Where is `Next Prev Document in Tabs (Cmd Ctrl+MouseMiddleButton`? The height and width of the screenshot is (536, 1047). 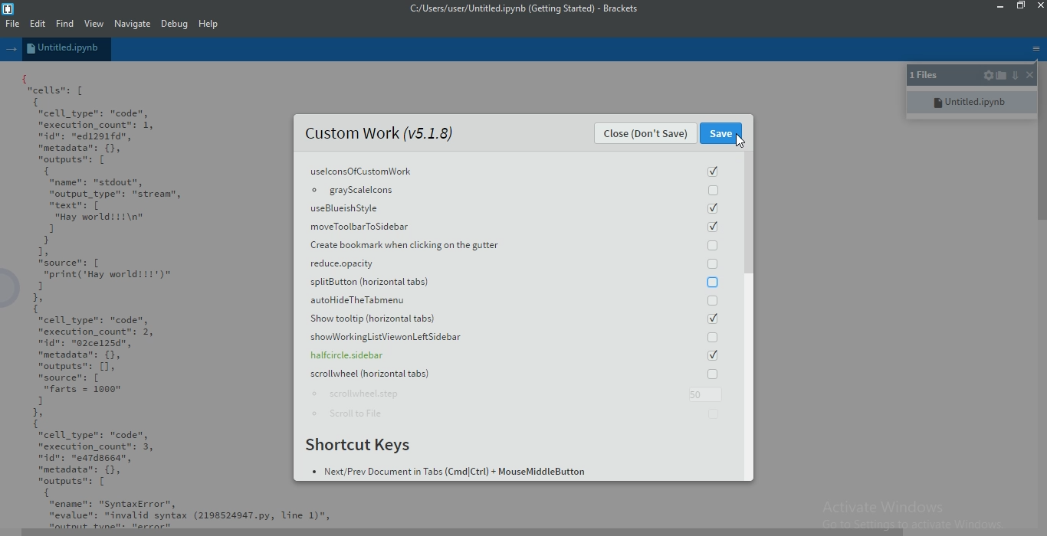 Next Prev Document in Tabs (Cmd Ctrl+MouseMiddleButton is located at coordinates (448, 470).